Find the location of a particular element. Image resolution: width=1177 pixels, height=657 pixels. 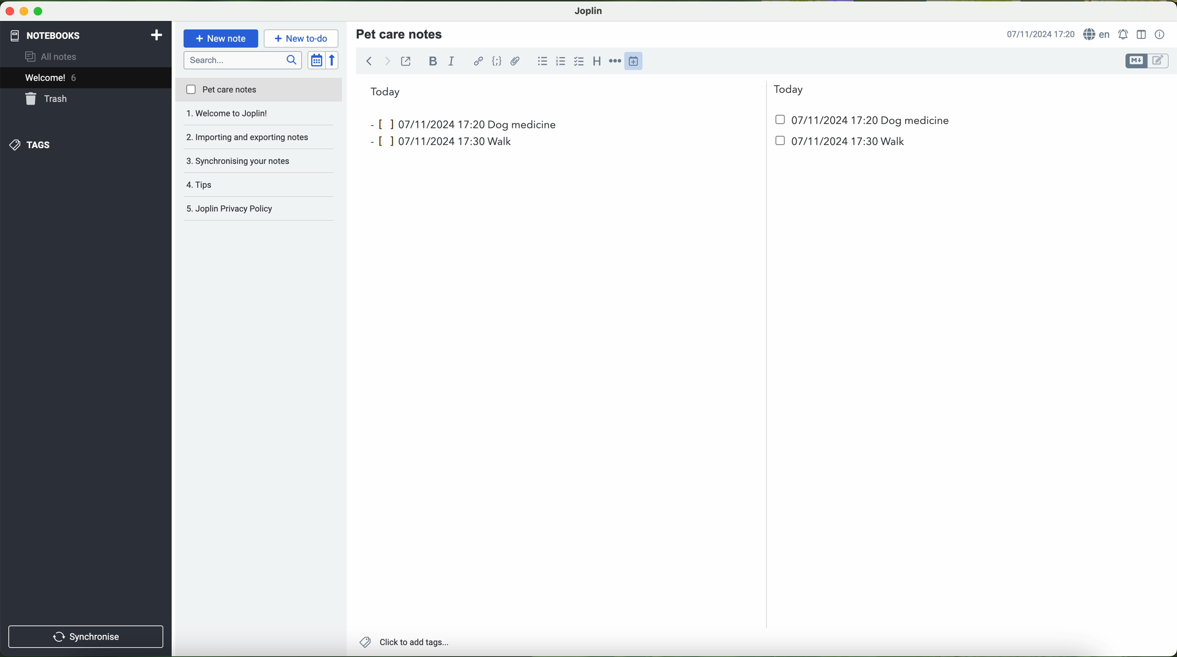

search bar is located at coordinates (244, 59).